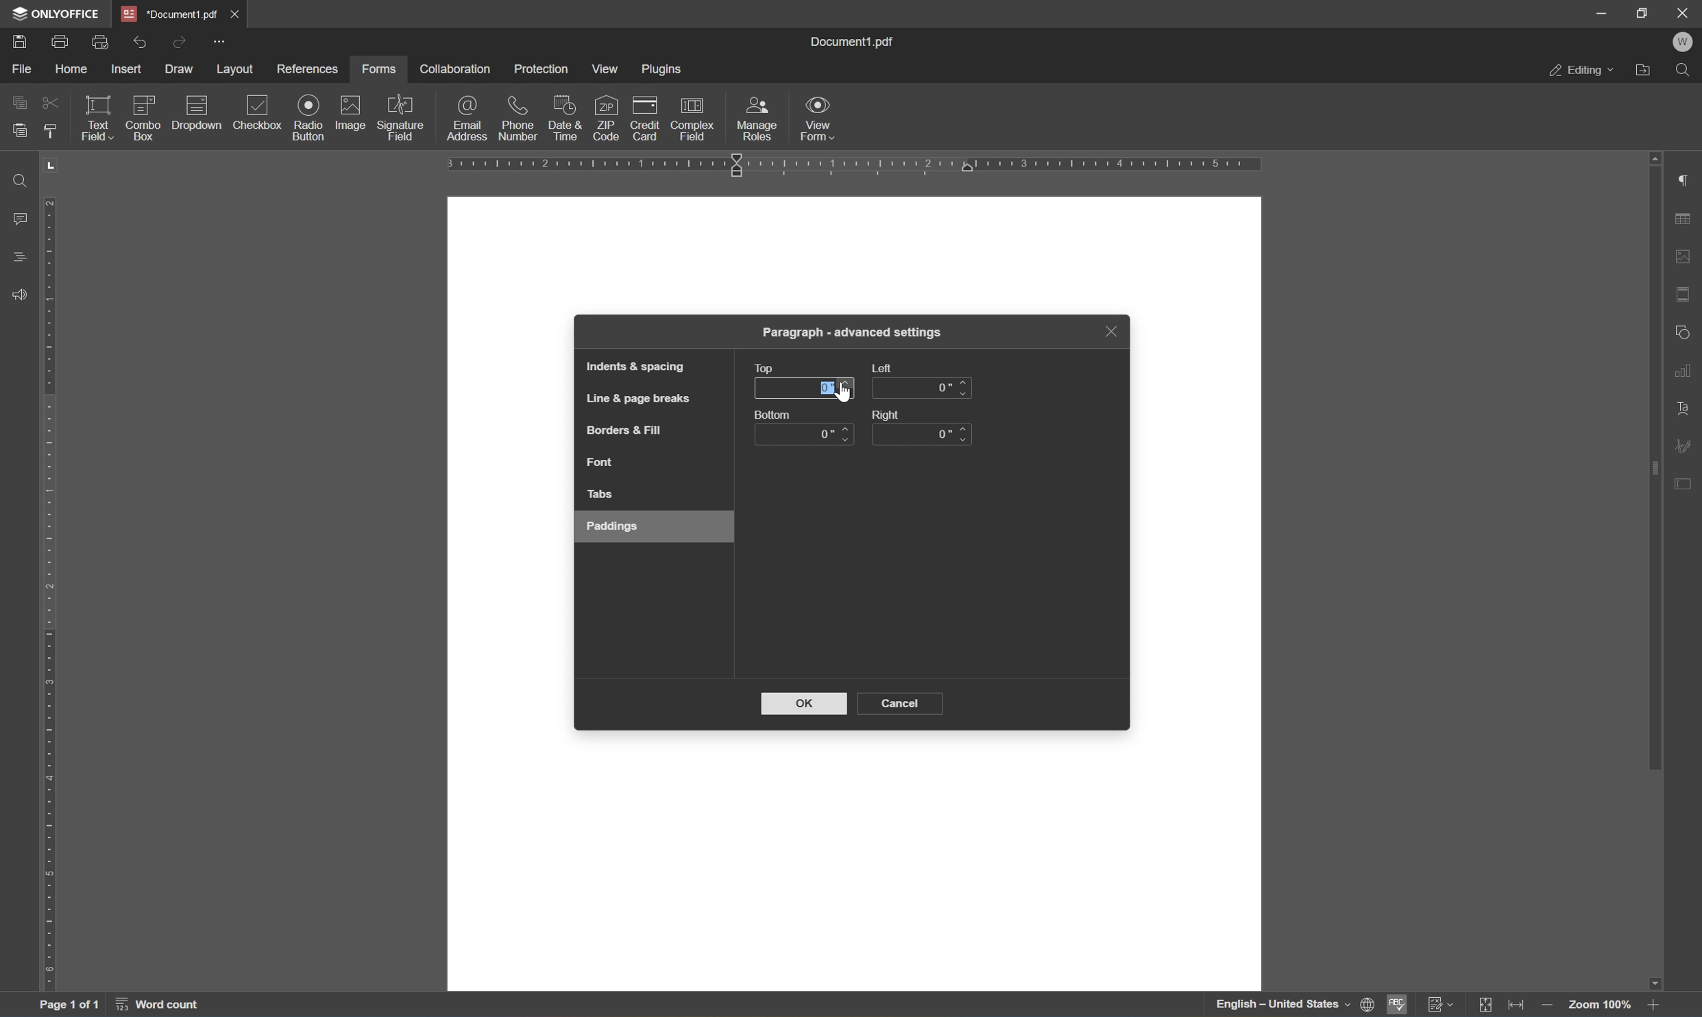 This screenshot has height=1017, width=1702. What do you see at coordinates (1687, 182) in the screenshot?
I see `paragraph settings` at bounding box center [1687, 182].